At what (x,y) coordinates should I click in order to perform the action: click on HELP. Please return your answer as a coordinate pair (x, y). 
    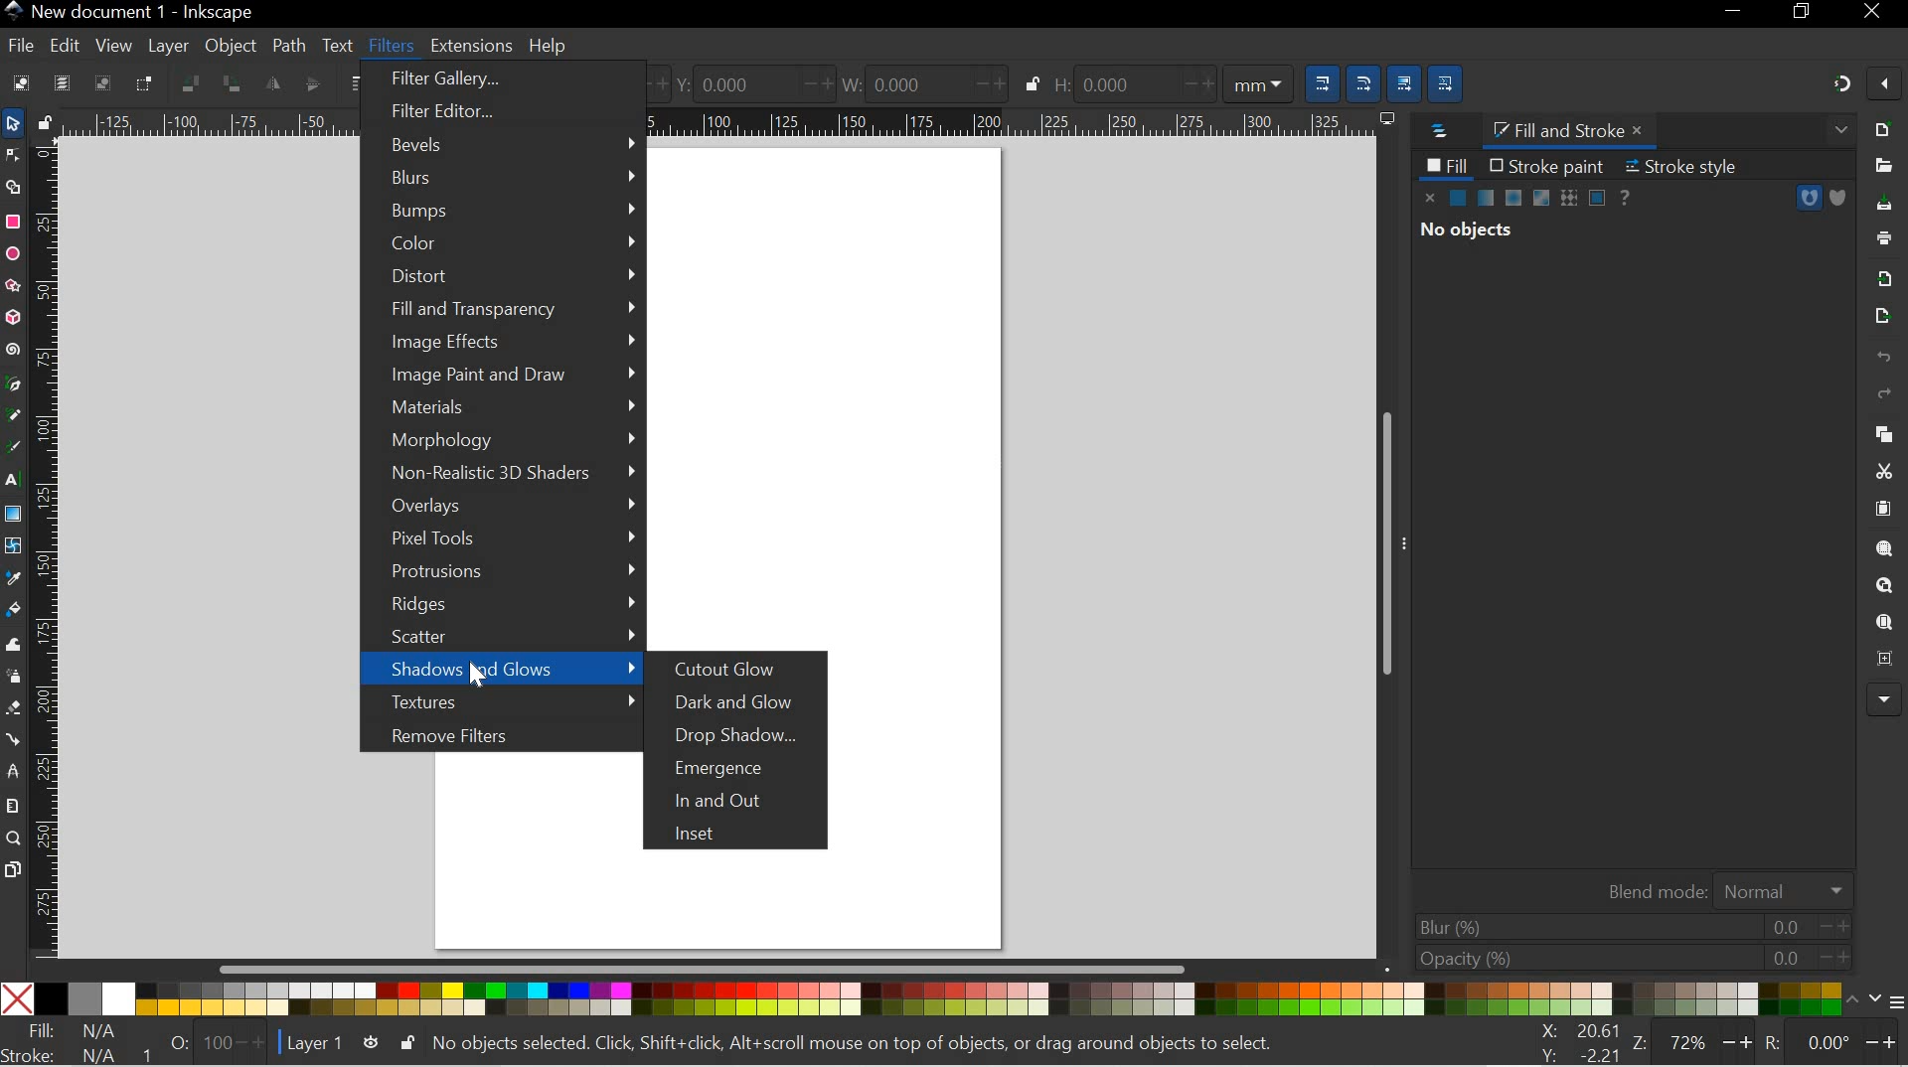
    Looking at the image, I should click on (549, 47).